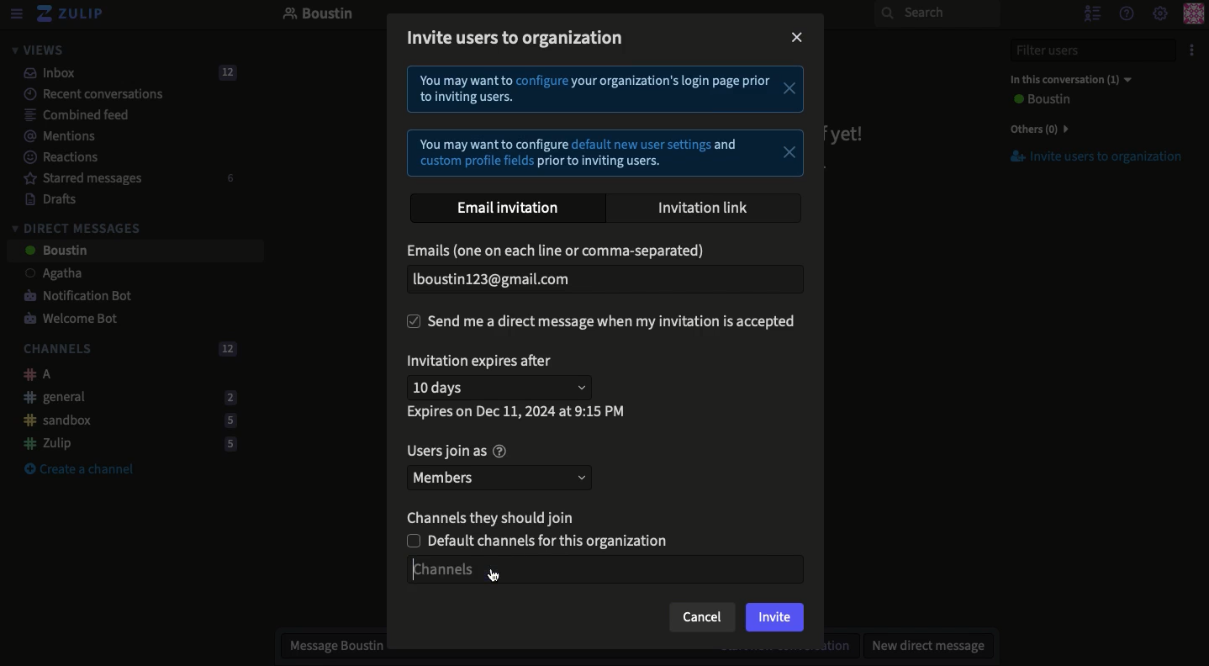  I want to click on Mentions, so click(54, 136).